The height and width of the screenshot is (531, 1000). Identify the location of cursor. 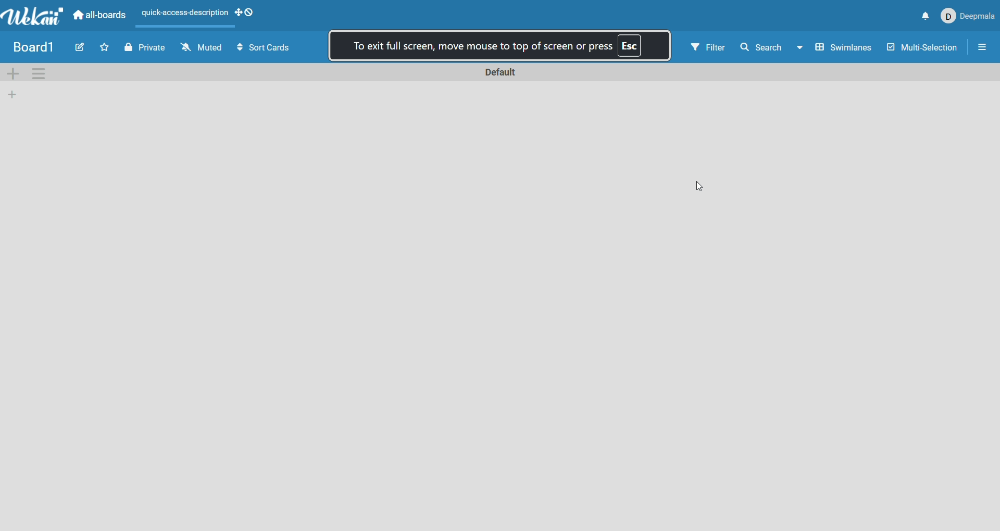
(701, 187).